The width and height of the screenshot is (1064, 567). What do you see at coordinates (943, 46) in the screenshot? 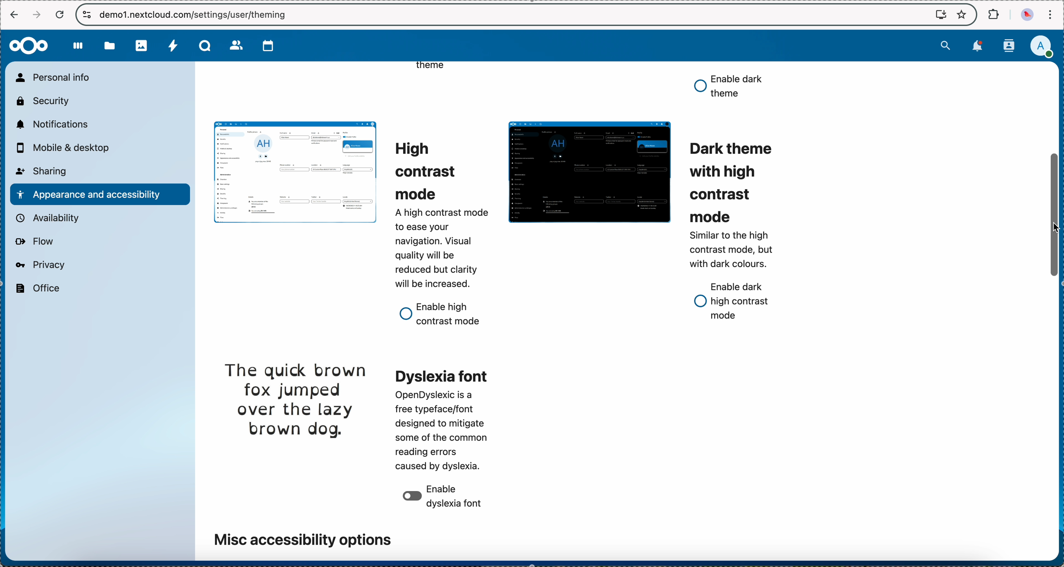
I see `search` at bounding box center [943, 46].